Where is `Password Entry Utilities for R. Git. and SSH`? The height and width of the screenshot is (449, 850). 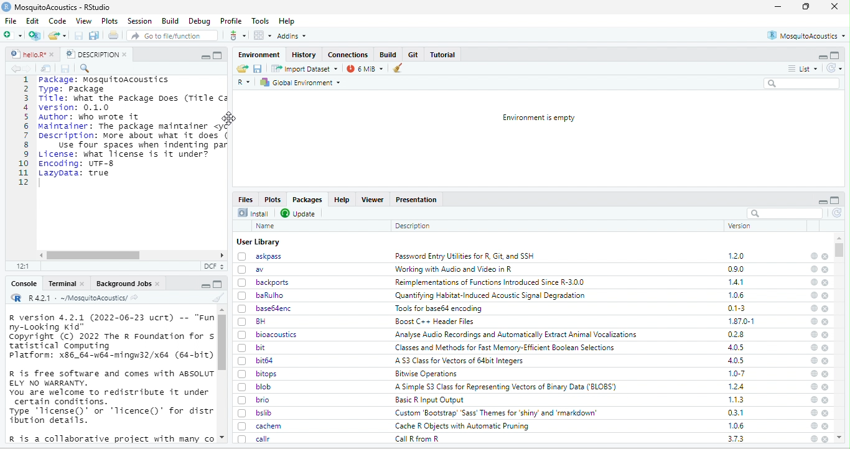 Password Entry Utilities for R. Git. and SSH is located at coordinates (465, 256).